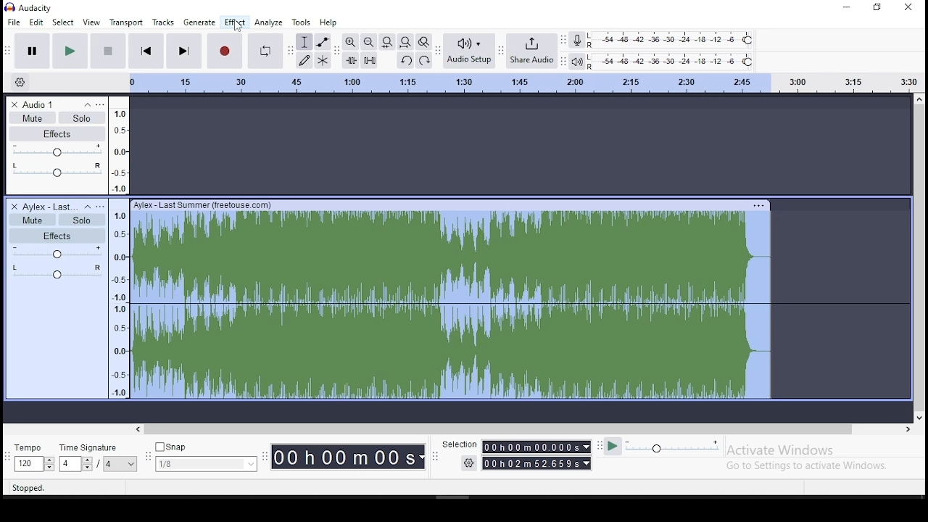 The width and height of the screenshot is (928, 522). Describe the element at coordinates (33, 458) in the screenshot. I see `tempo` at that location.